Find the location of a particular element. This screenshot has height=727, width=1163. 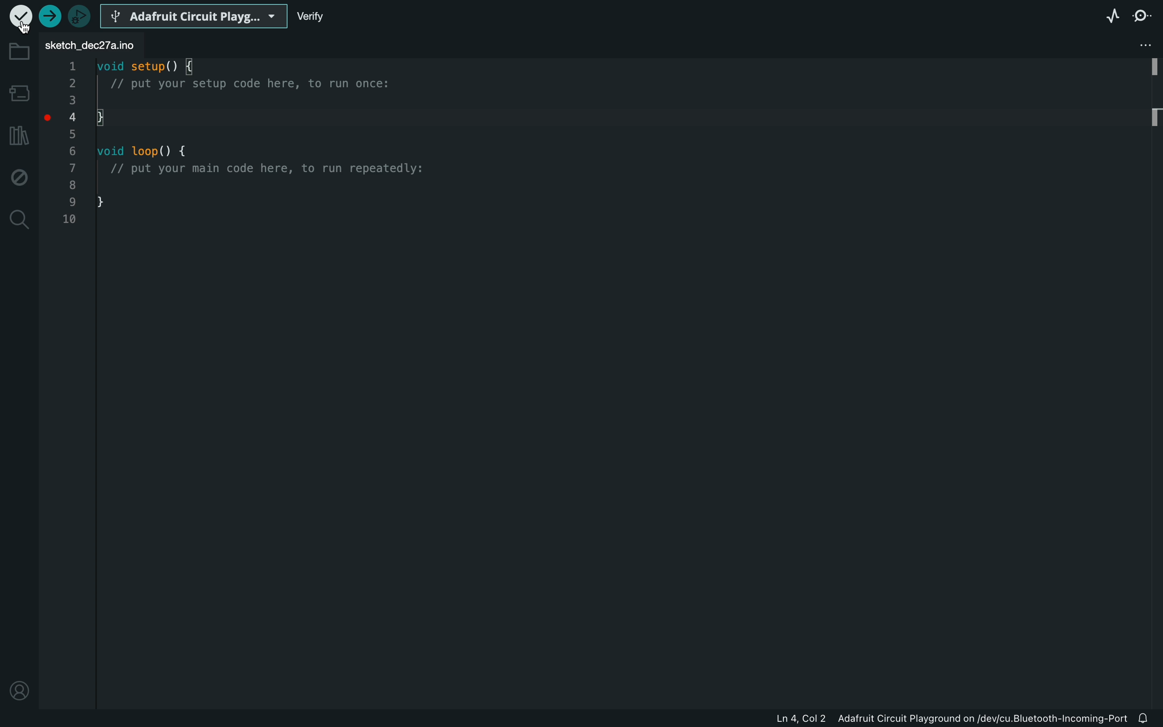

upload is located at coordinates (49, 16).